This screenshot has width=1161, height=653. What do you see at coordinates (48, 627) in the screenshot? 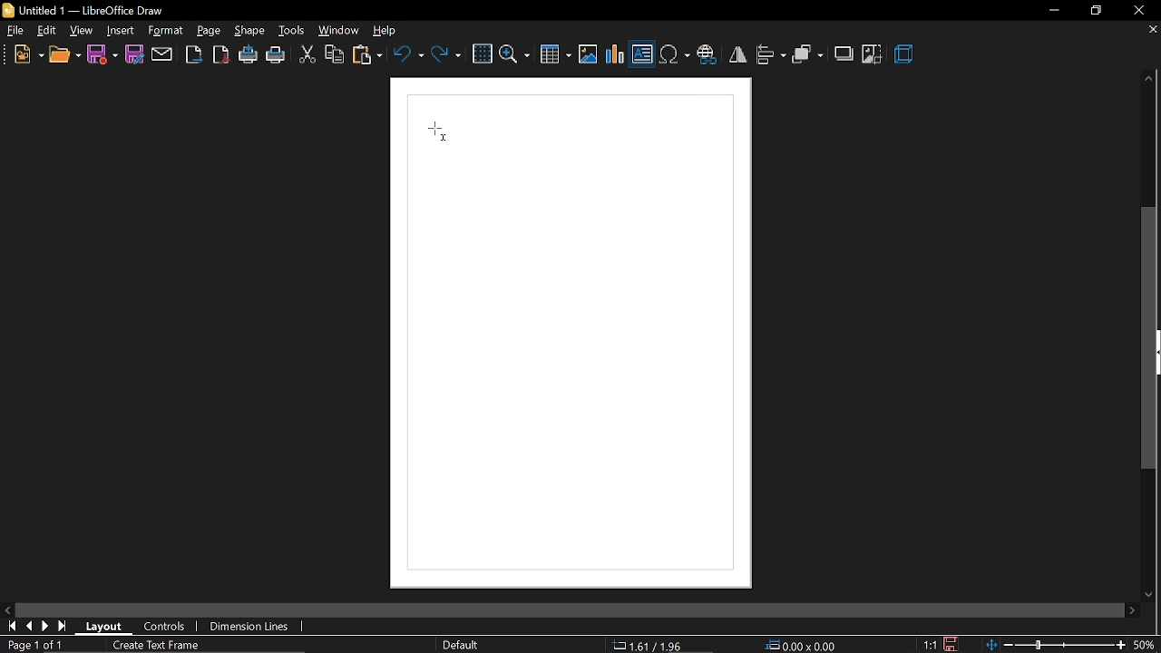
I see `go to last page` at bounding box center [48, 627].